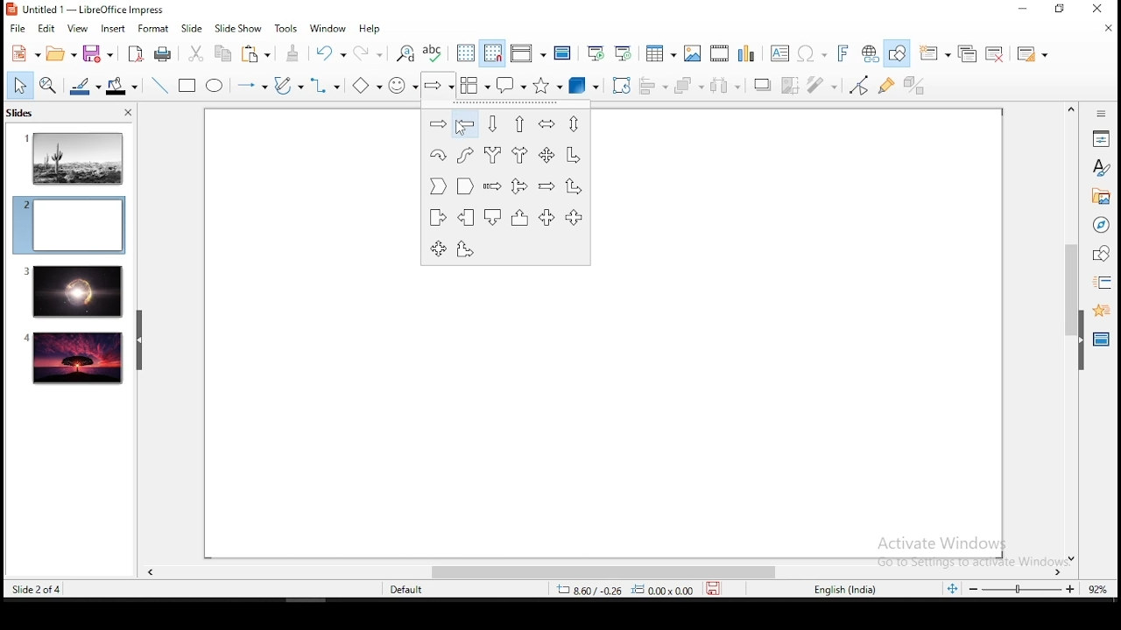 Image resolution: width=1121 pixels, height=630 pixels. What do you see at coordinates (546, 217) in the screenshot?
I see `left and right arrow callout` at bounding box center [546, 217].